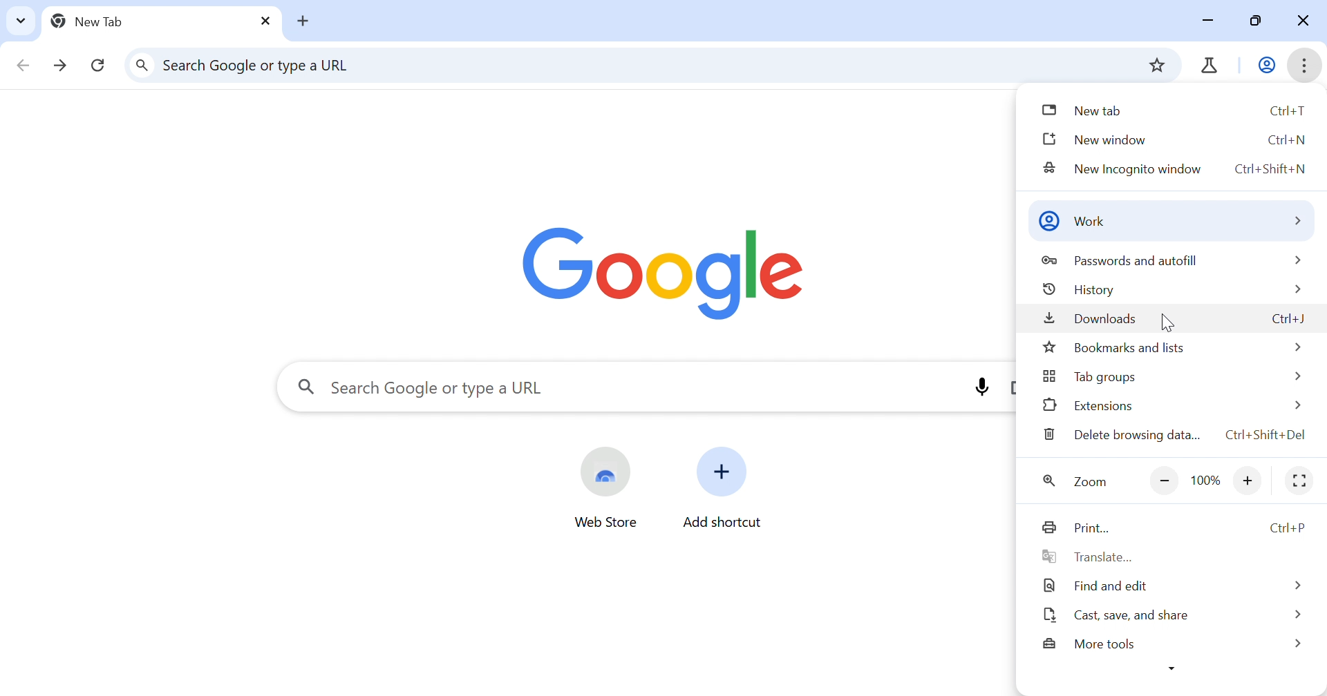  I want to click on Add shortcut, so click(725, 523).